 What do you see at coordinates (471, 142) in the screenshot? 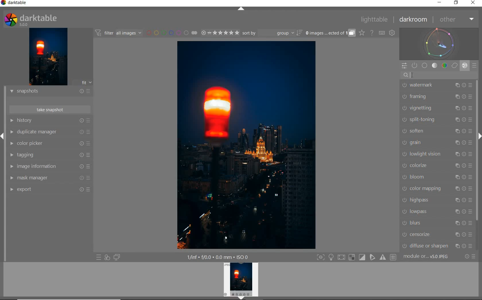
I see `Preset and reset` at bounding box center [471, 142].